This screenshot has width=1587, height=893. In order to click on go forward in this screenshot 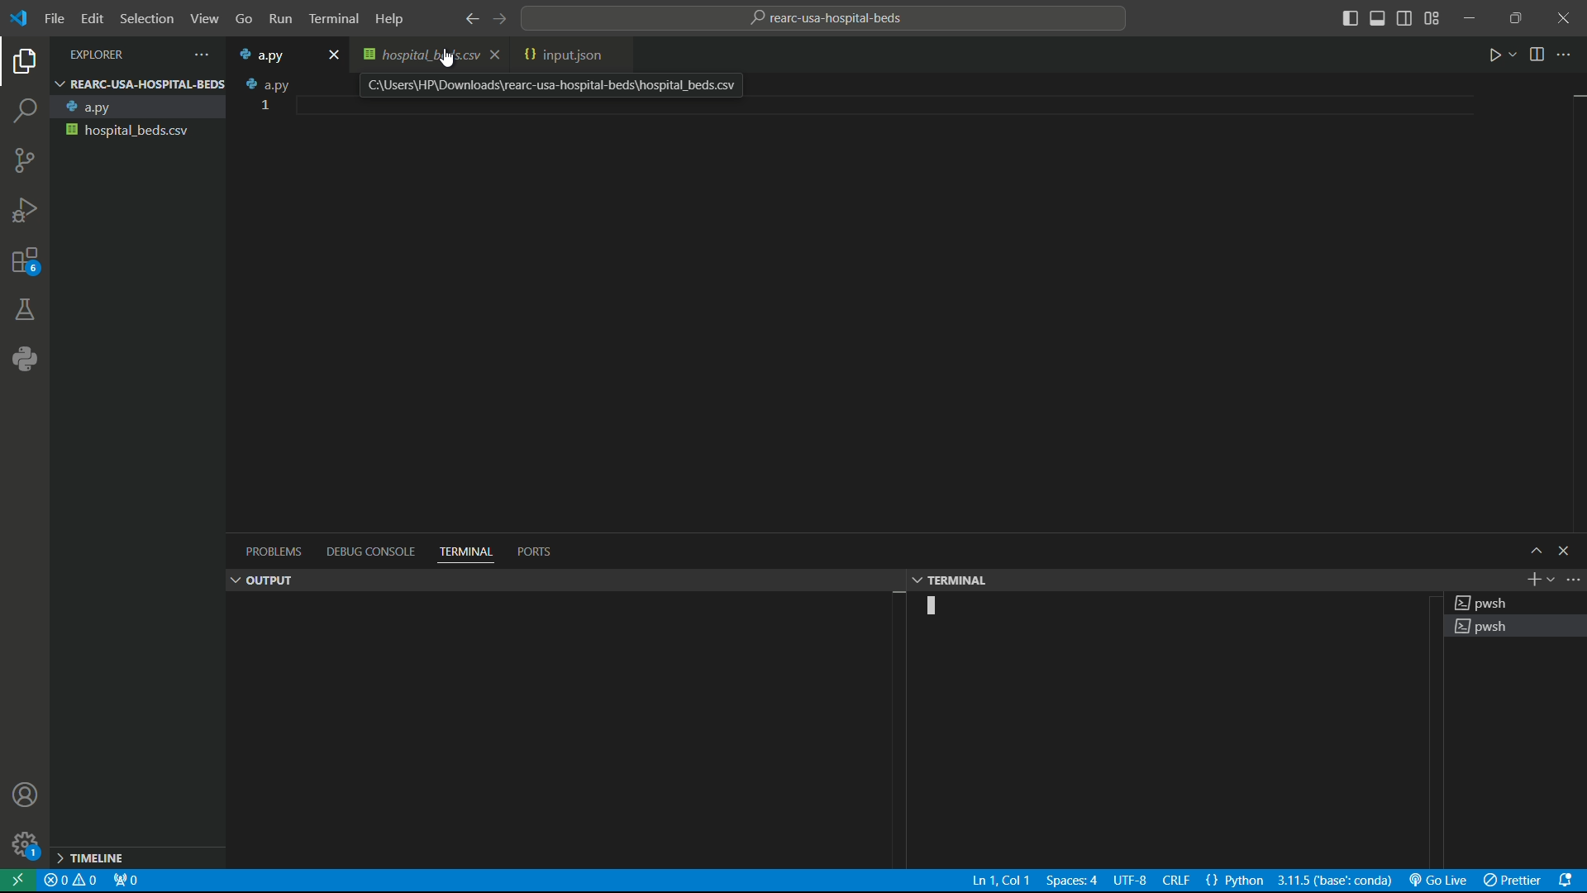, I will do `click(507, 18)`.